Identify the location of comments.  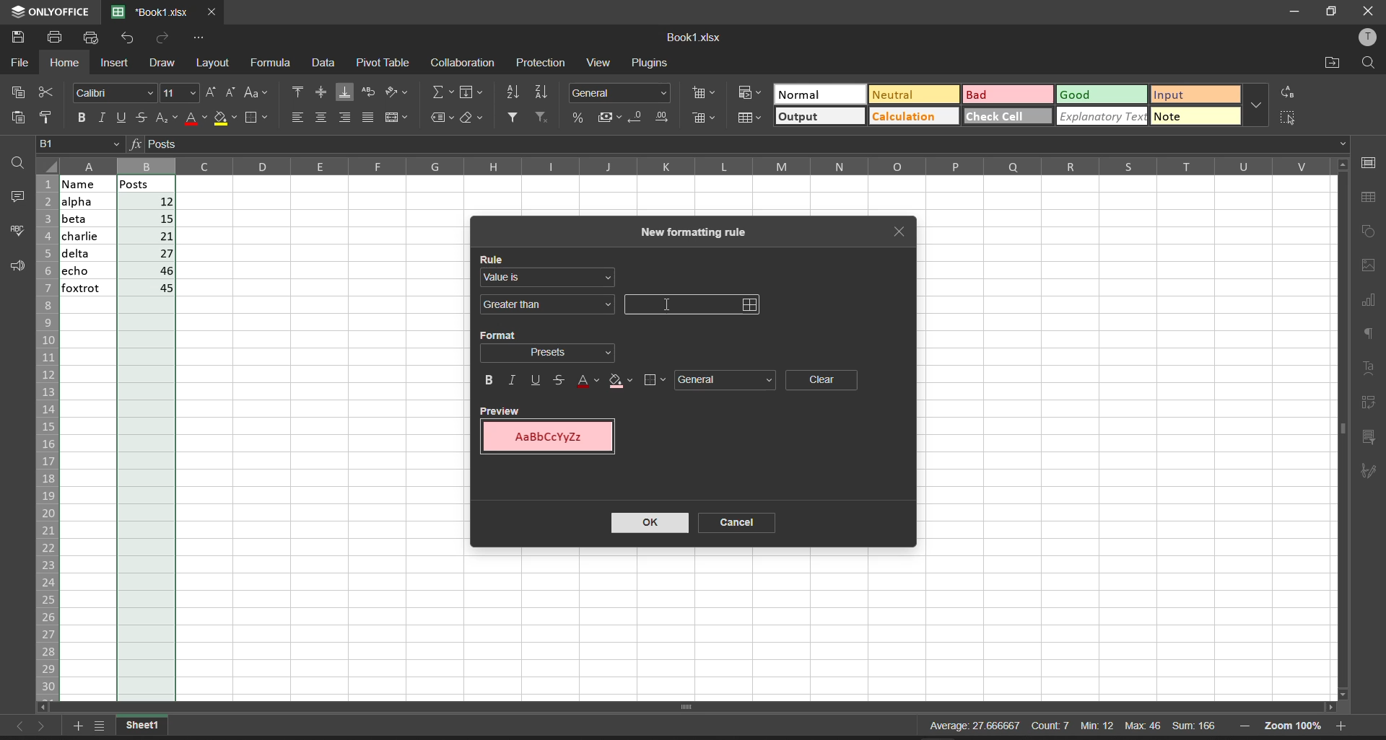
(17, 200).